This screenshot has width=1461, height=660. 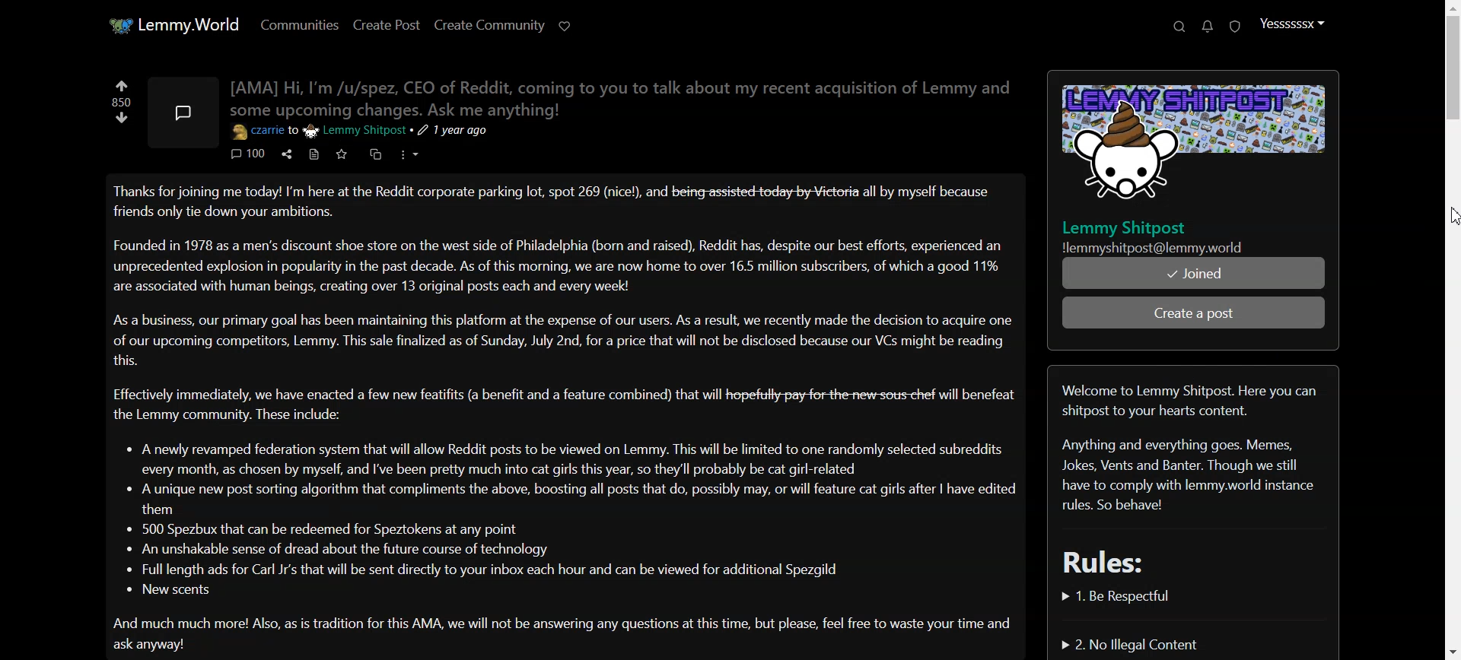 I want to click on Source, so click(x=315, y=154).